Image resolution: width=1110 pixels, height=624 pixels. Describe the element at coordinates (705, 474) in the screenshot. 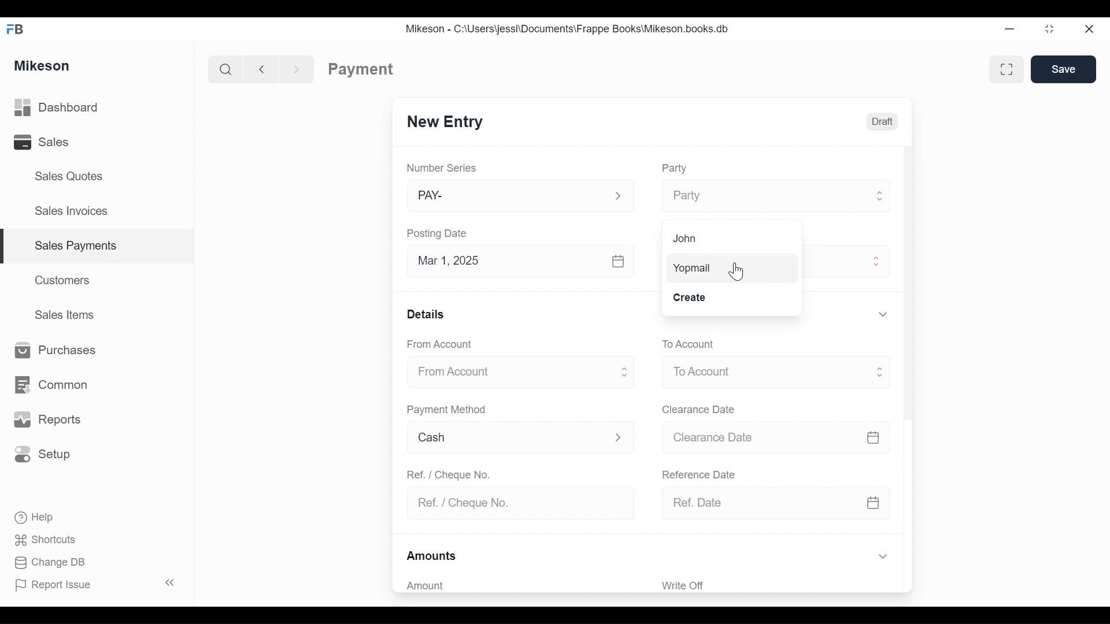

I see `Reference date` at that location.